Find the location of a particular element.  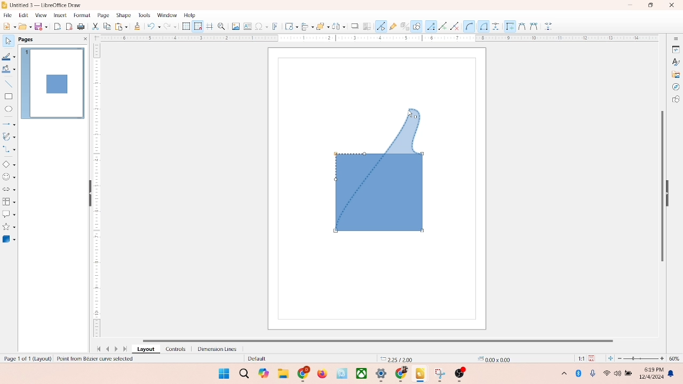

shape is located at coordinates (123, 15).